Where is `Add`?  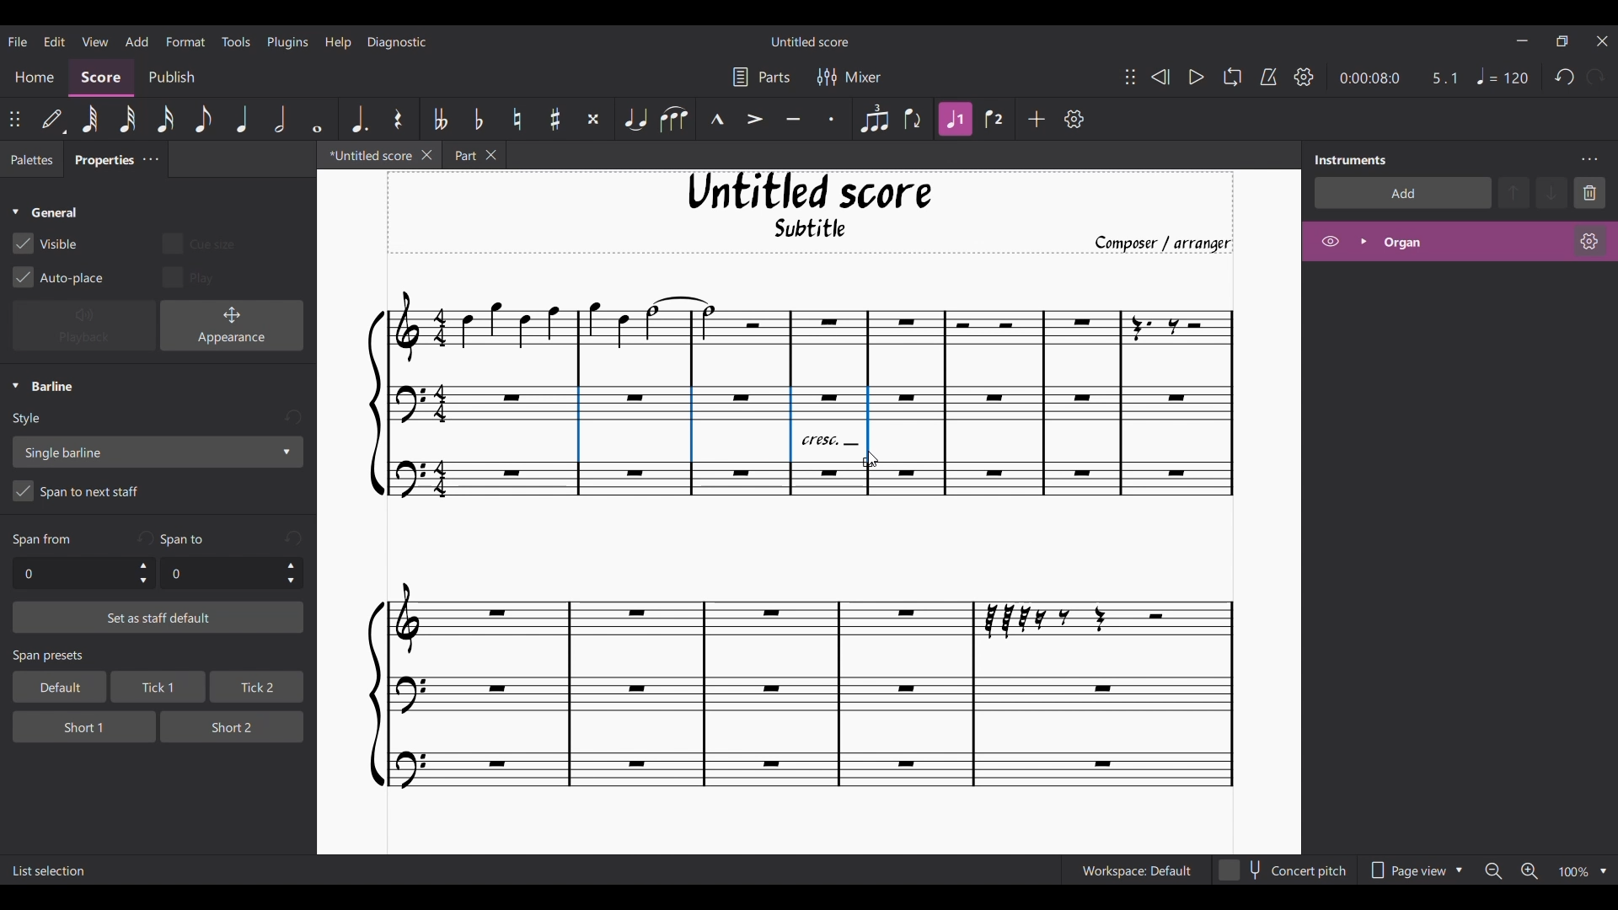 Add is located at coordinates (1037, 119).